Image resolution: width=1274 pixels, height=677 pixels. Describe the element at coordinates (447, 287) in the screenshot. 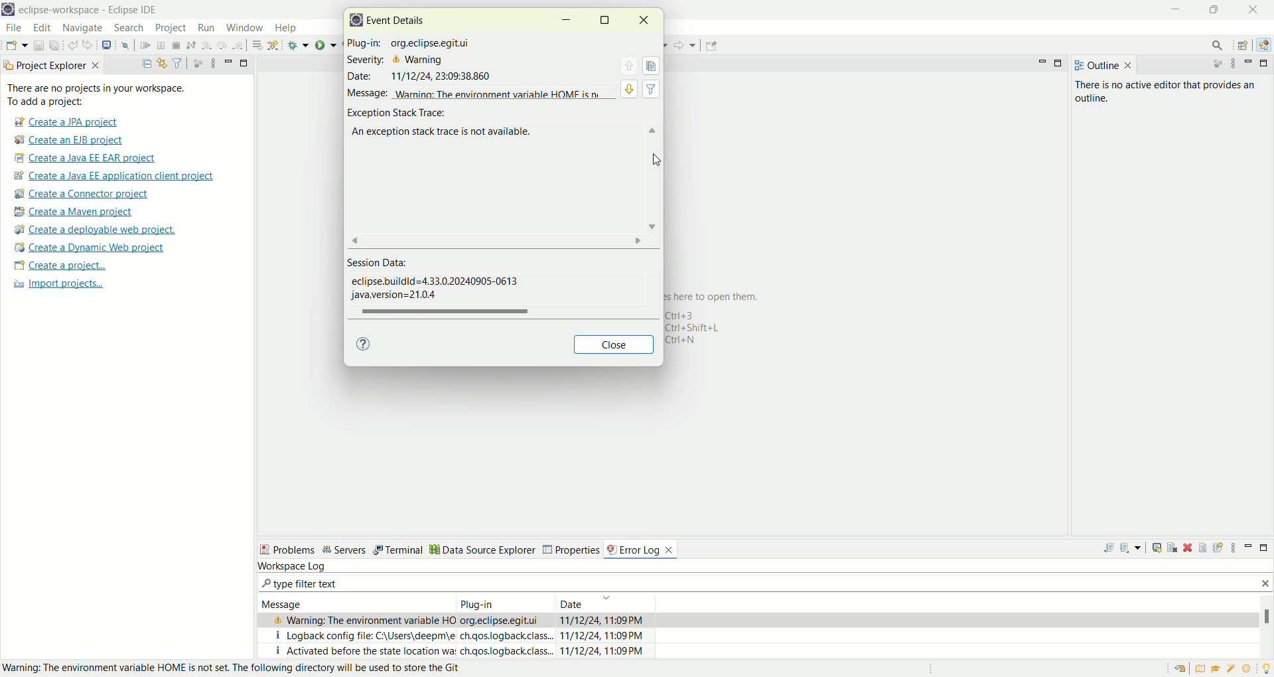

I see `eclipse.buildid=433.020240905-0613 java version=2104` at that location.